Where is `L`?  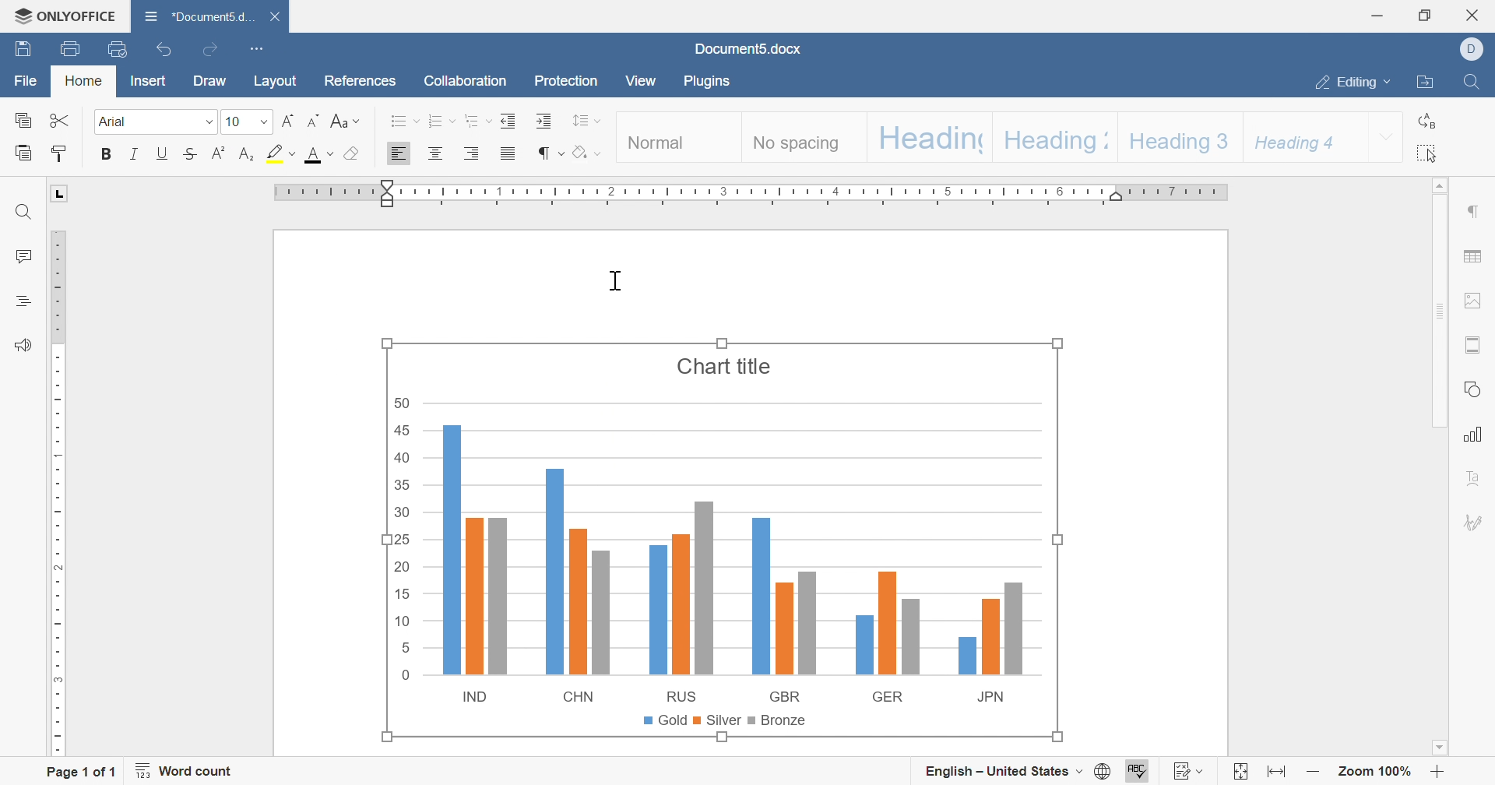 L is located at coordinates (60, 192).